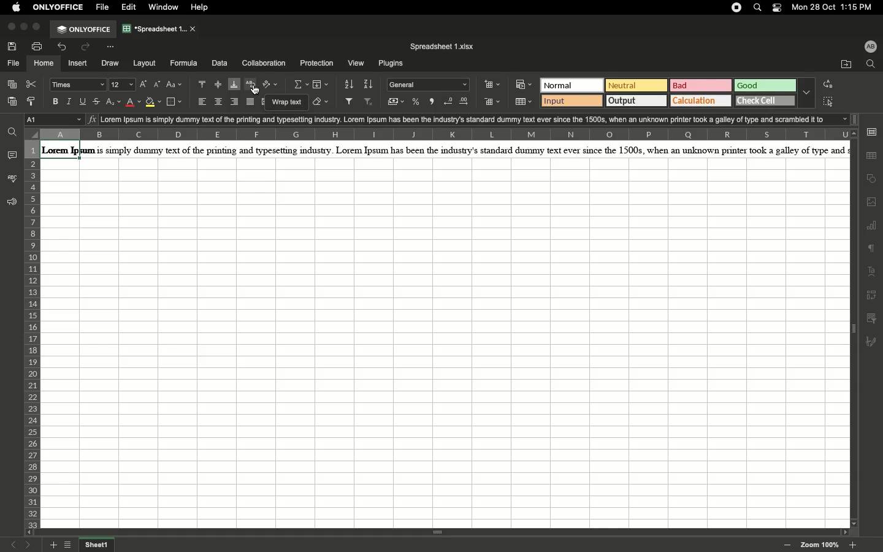 The image size is (883, 552). Describe the element at coordinates (872, 226) in the screenshot. I see `chart settings` at that location.